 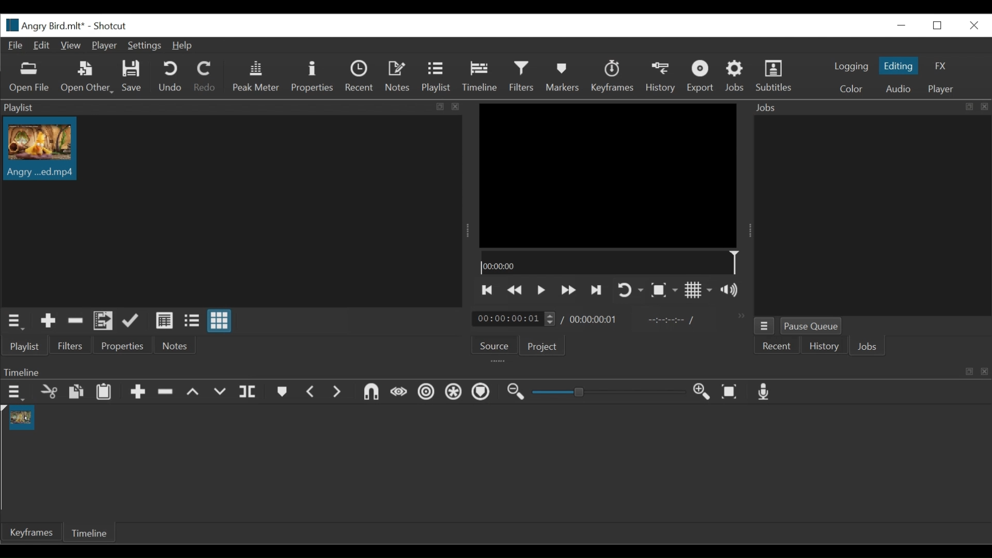 I want to click on Player, so click(x=103, y=46).